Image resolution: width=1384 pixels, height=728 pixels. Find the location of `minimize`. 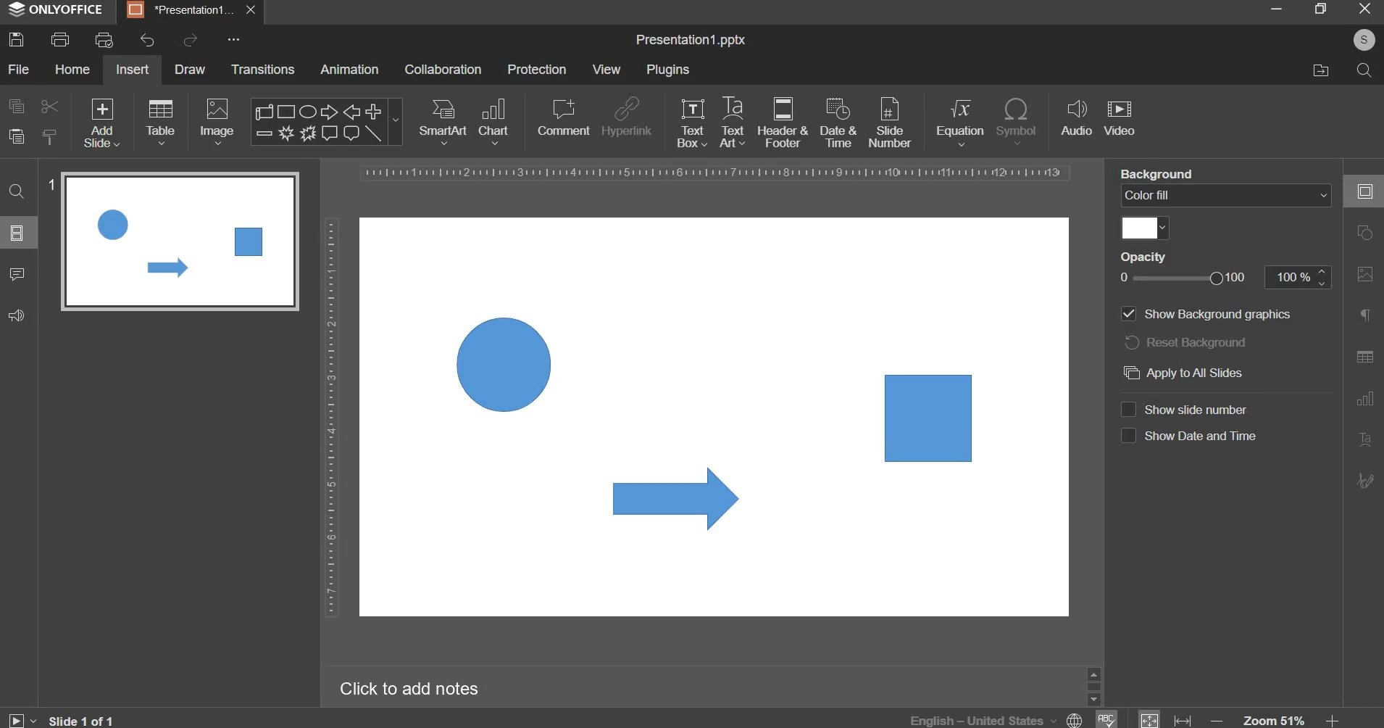

minimize is located at coordinates (1275, 8).